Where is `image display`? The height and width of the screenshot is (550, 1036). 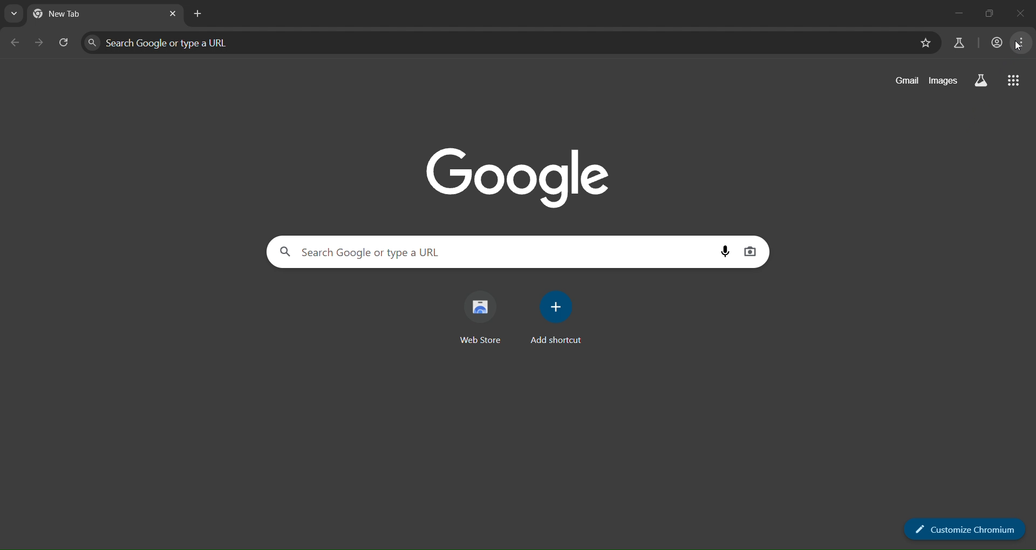
image display is located at coordinates (751, 252).